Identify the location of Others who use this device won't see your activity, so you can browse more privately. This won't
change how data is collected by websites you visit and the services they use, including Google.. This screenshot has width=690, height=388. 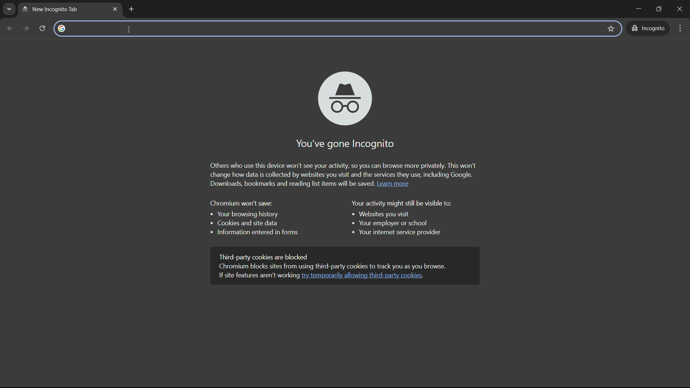
(344, 168).